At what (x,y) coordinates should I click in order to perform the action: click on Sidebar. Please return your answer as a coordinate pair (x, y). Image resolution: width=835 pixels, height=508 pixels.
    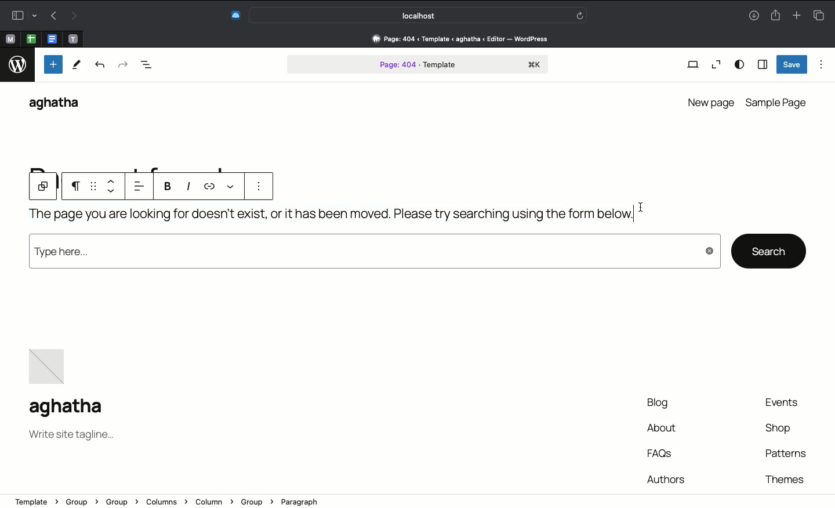
    Looking at the image, I should click on (762, 64).